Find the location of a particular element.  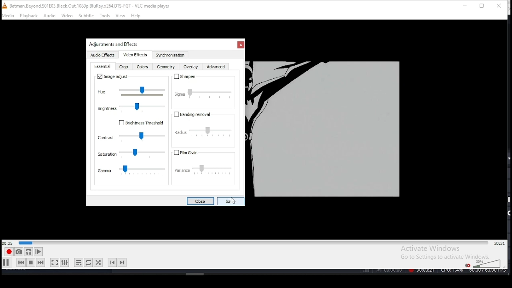

image adjust on/off is located at coordinates (114, 77).